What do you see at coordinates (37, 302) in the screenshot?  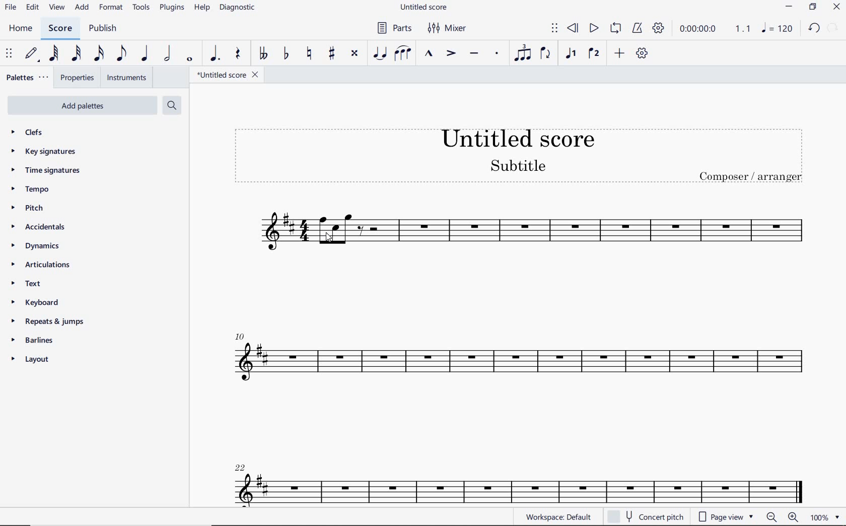 I see `KEYBOARD` at bounding box center [37, 302].